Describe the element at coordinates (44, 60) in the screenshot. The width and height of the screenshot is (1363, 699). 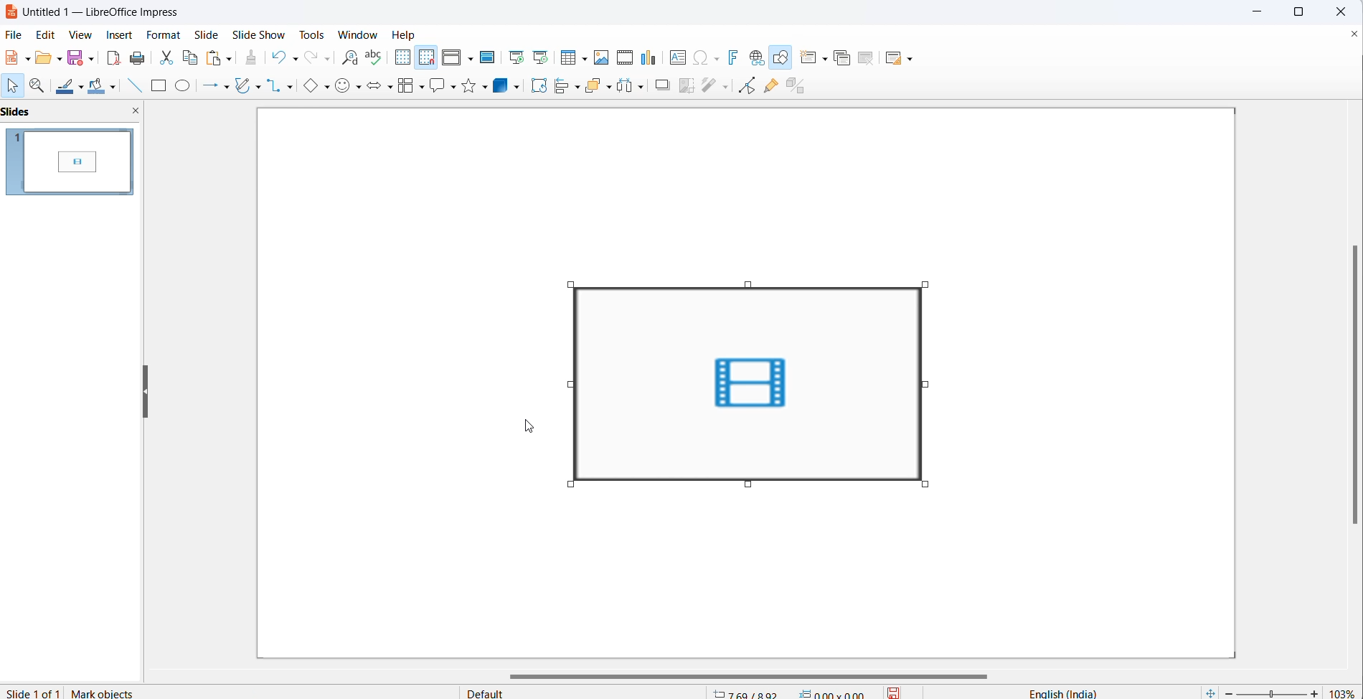
I see `open` at that location.